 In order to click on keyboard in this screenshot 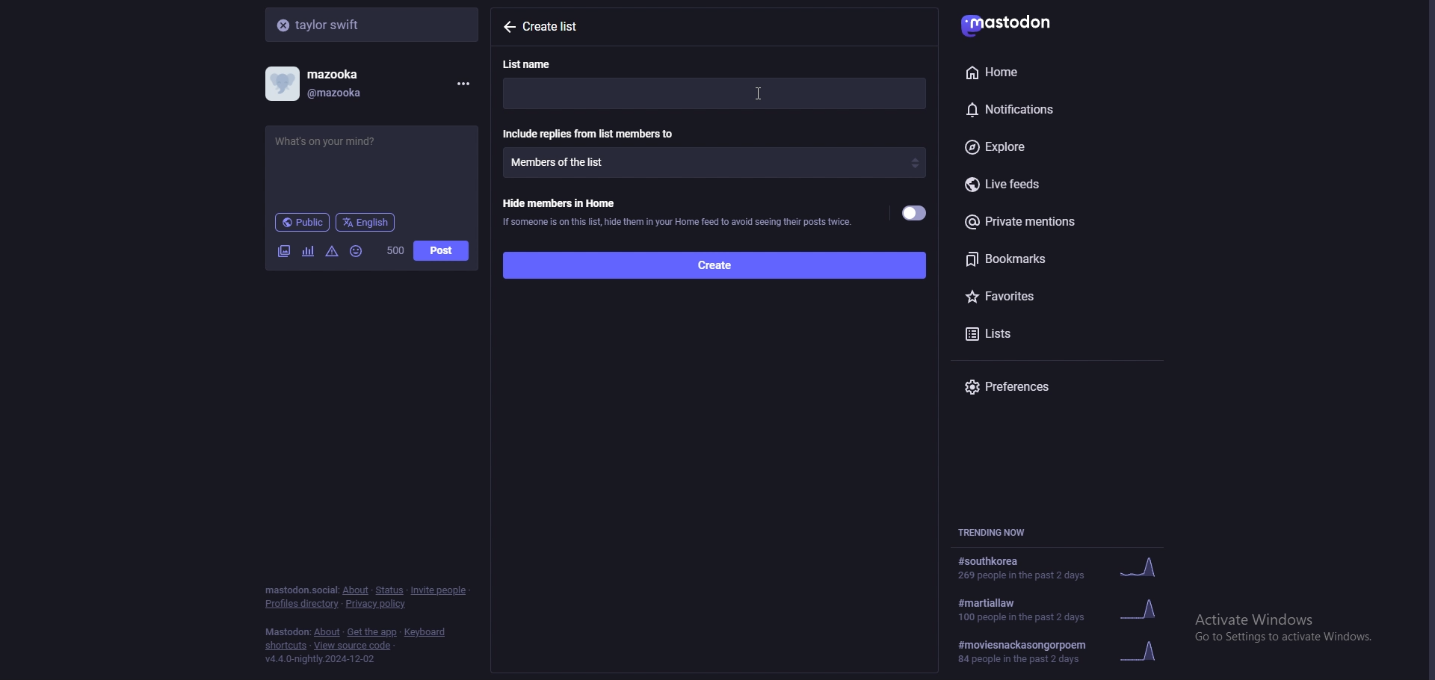, I will do `click(427, 632)`.